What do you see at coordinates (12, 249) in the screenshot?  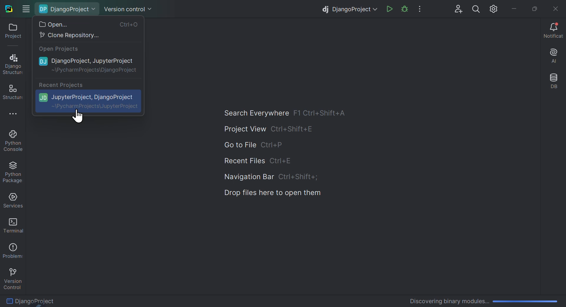 I see `Problems` at bounding box center [12, 249].